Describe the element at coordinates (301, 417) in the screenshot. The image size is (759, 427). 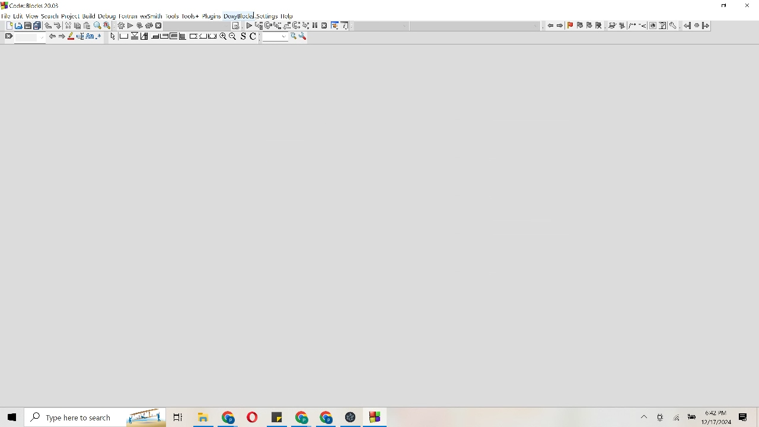
I see `File` at that location.